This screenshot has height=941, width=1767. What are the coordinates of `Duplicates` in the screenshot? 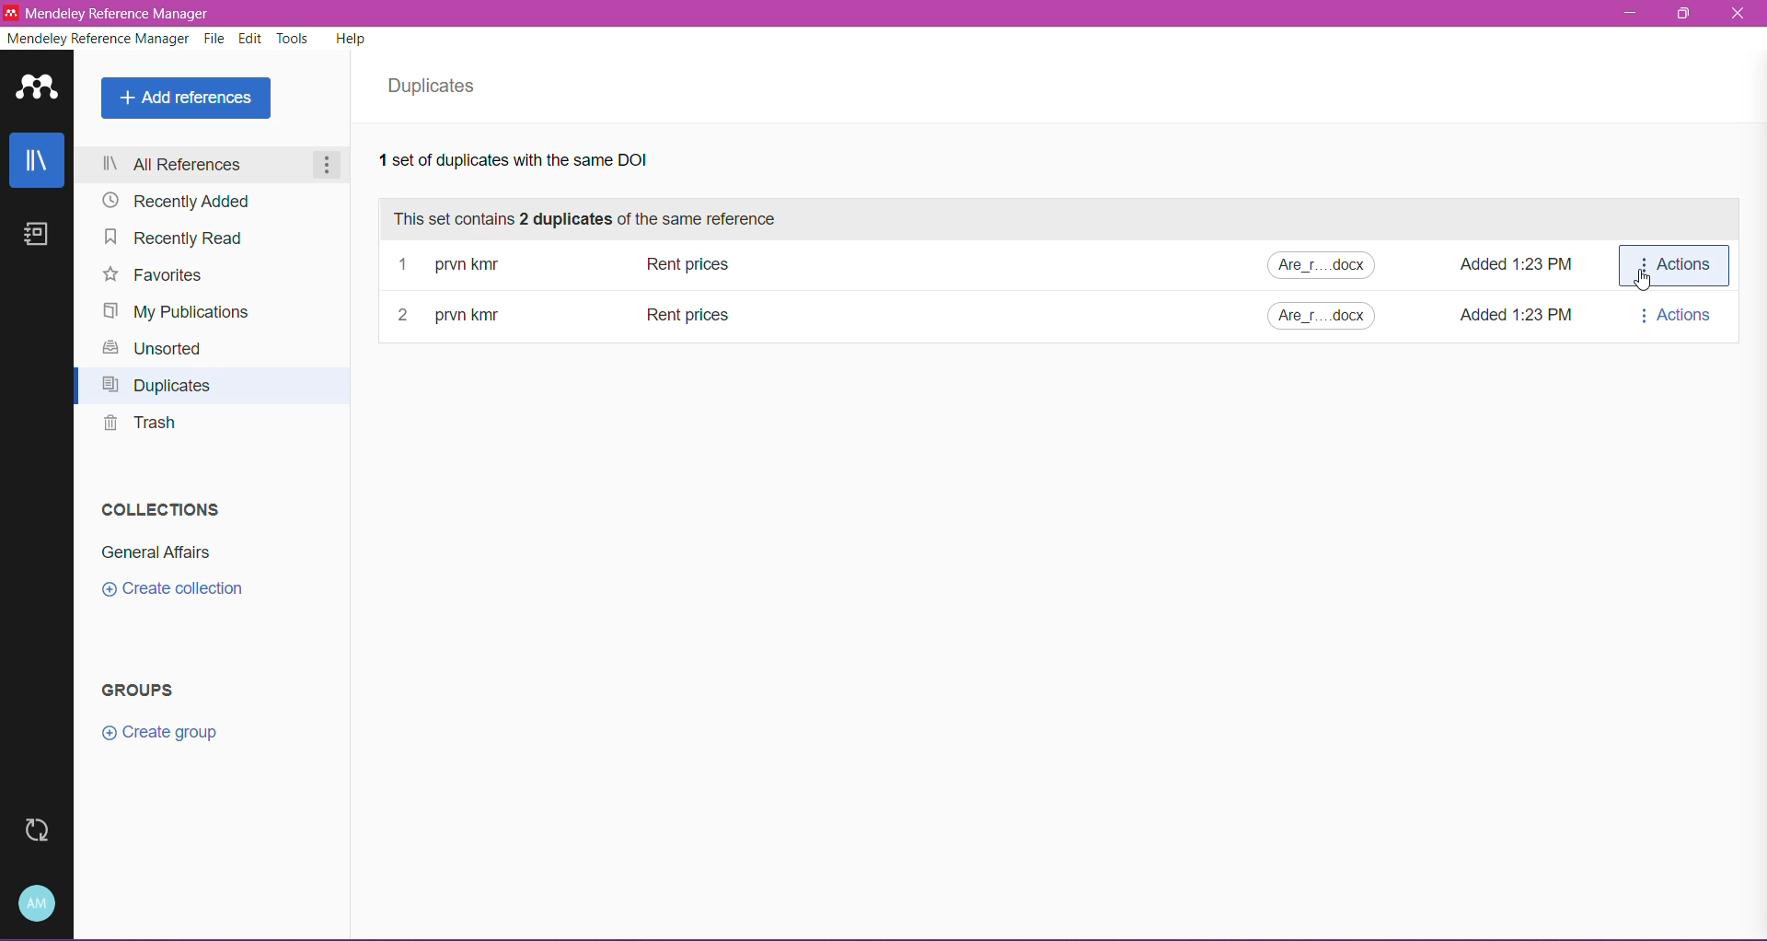 It's located at (162, 388).